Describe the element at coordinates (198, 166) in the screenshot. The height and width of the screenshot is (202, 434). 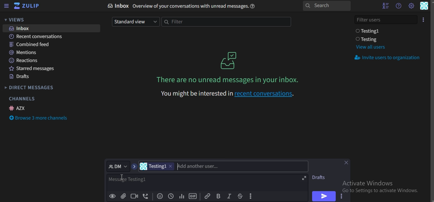
I see `add another user..` at that location.